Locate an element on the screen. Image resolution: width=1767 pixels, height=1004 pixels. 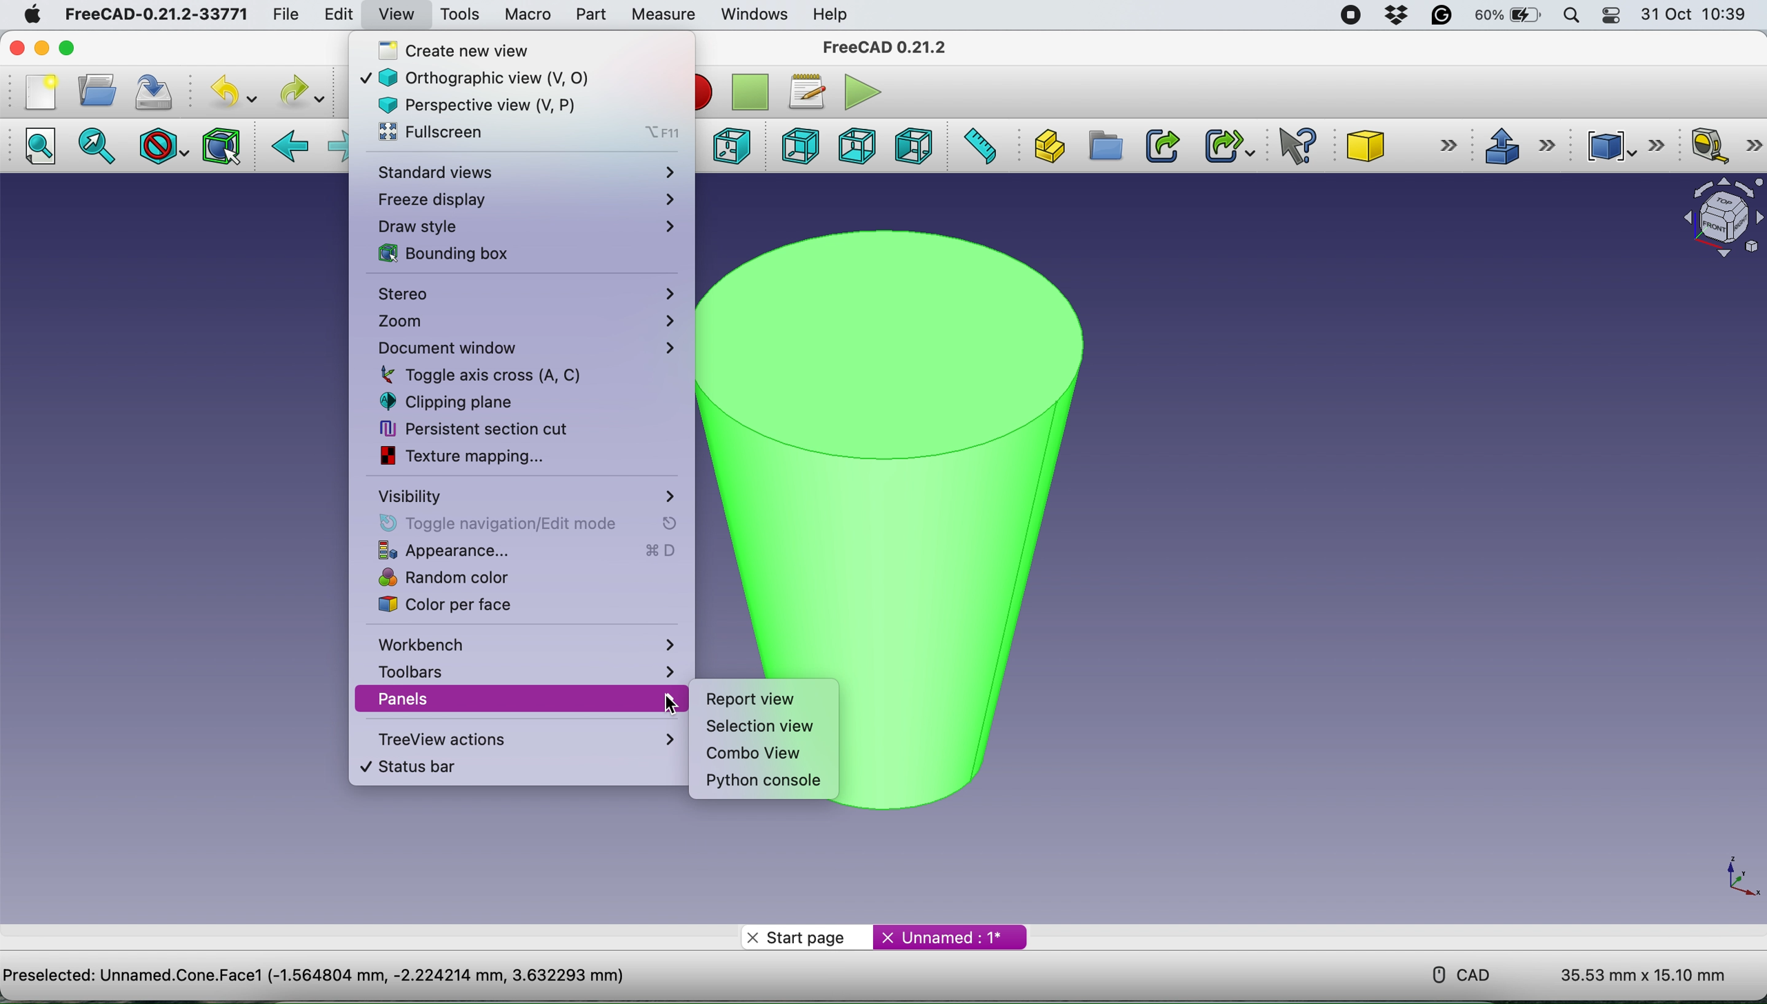
make link is located at coordinates (1162, 145).